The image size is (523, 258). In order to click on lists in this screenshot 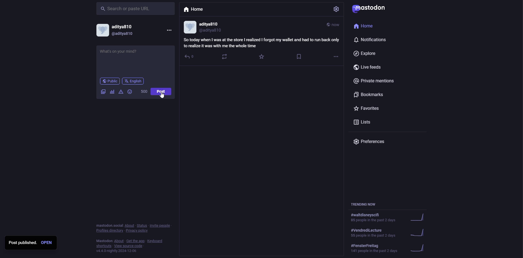, I will do `click(363, 123)`.